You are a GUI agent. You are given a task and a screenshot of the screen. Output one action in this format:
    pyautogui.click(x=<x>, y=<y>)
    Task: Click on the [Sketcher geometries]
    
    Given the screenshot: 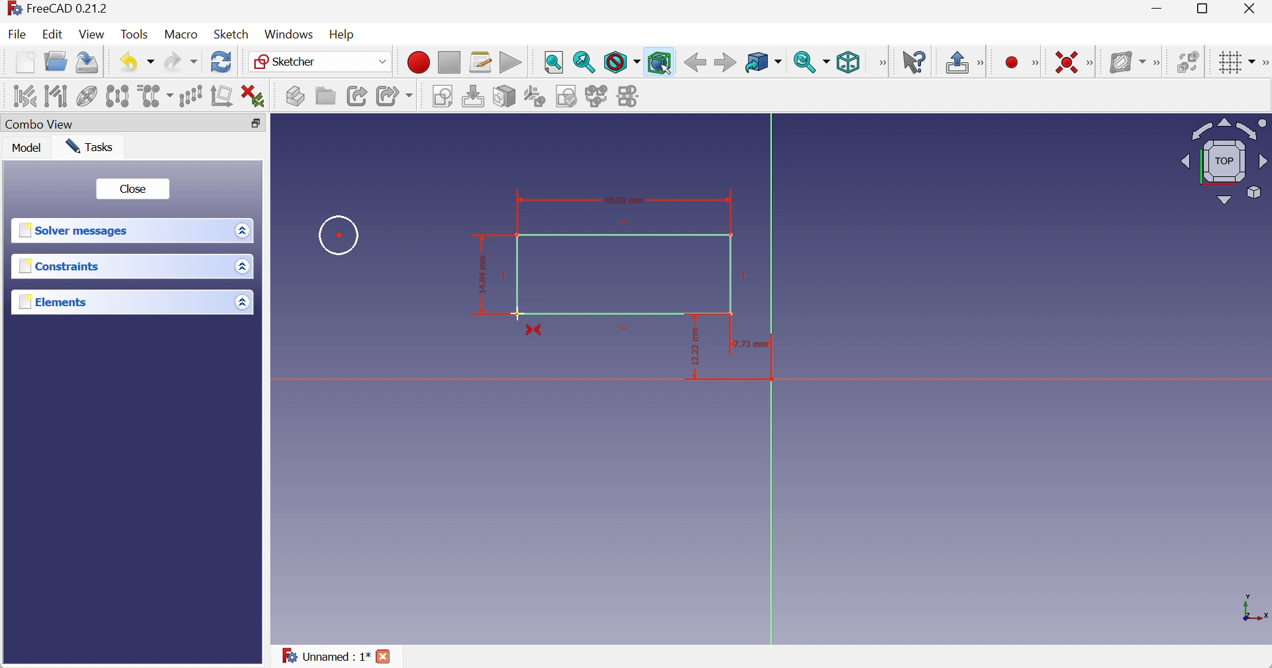 What is the action you would take?
    pyautogui.click(x=1035, y=63)
    